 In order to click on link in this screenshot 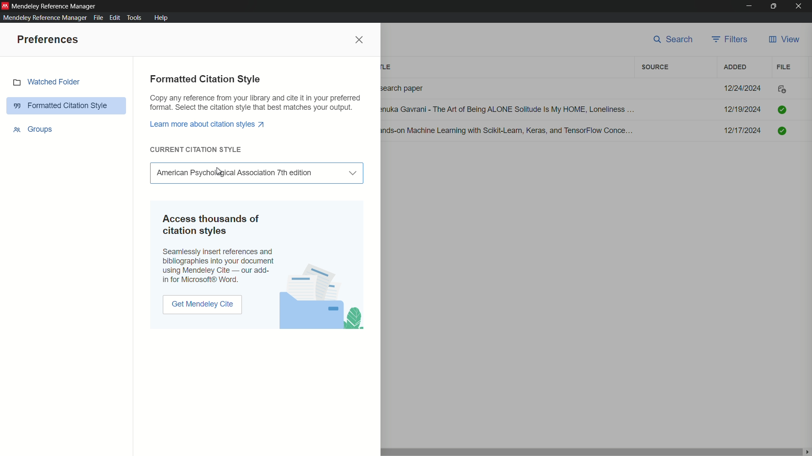, I will do `click(209, 124)`.